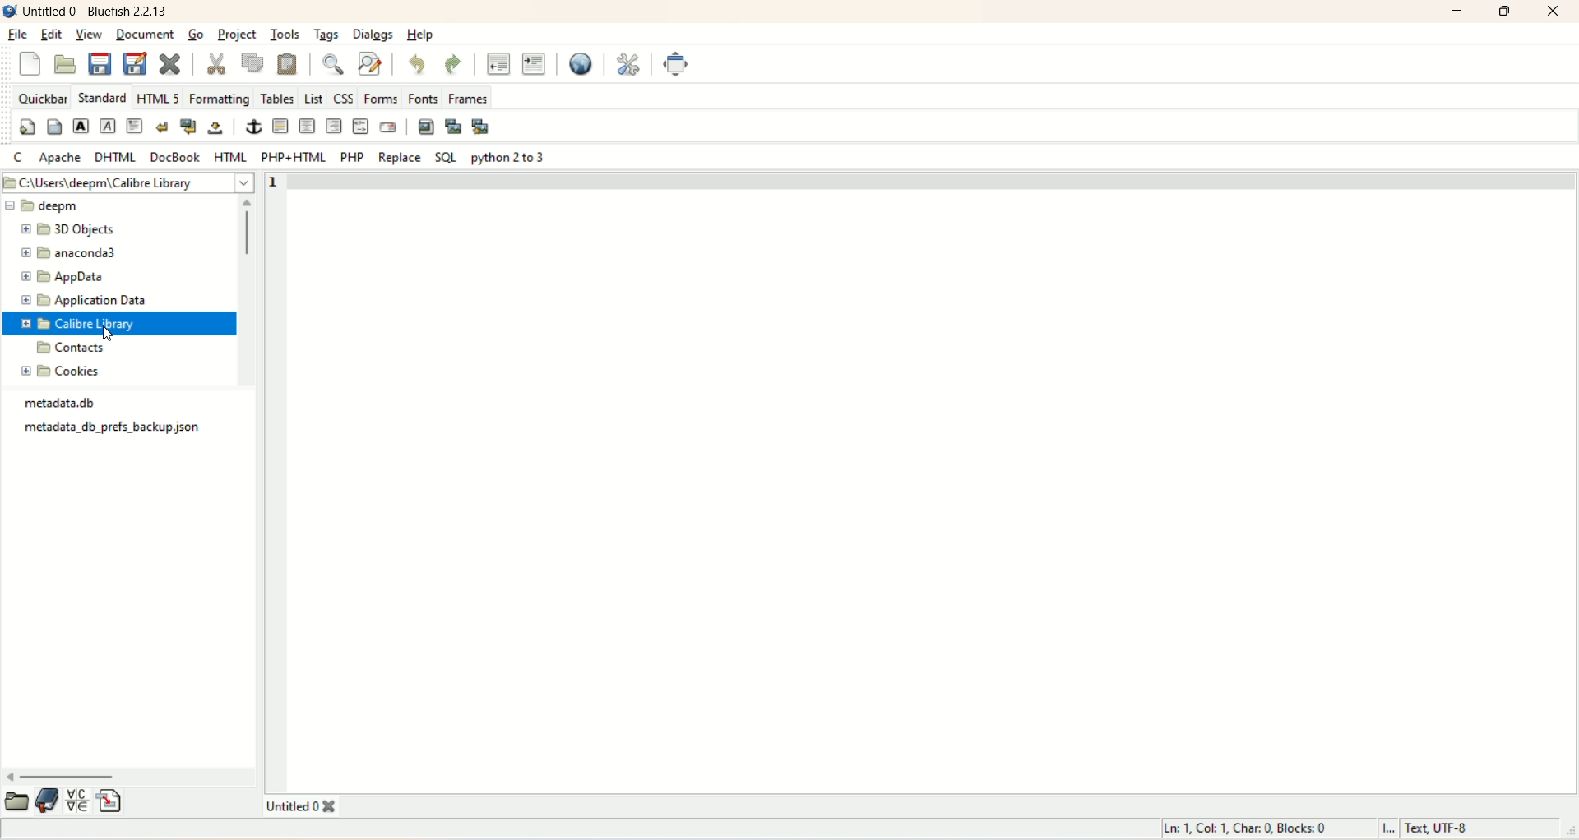  I want to click on emphasize, so click(109, 127).